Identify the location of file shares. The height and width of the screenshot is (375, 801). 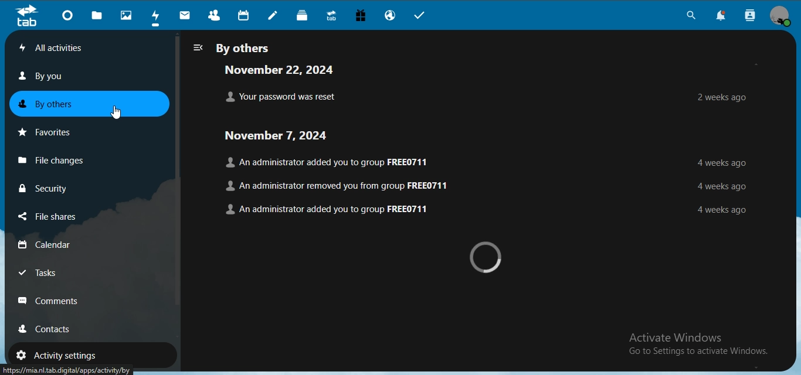
(53, 217).